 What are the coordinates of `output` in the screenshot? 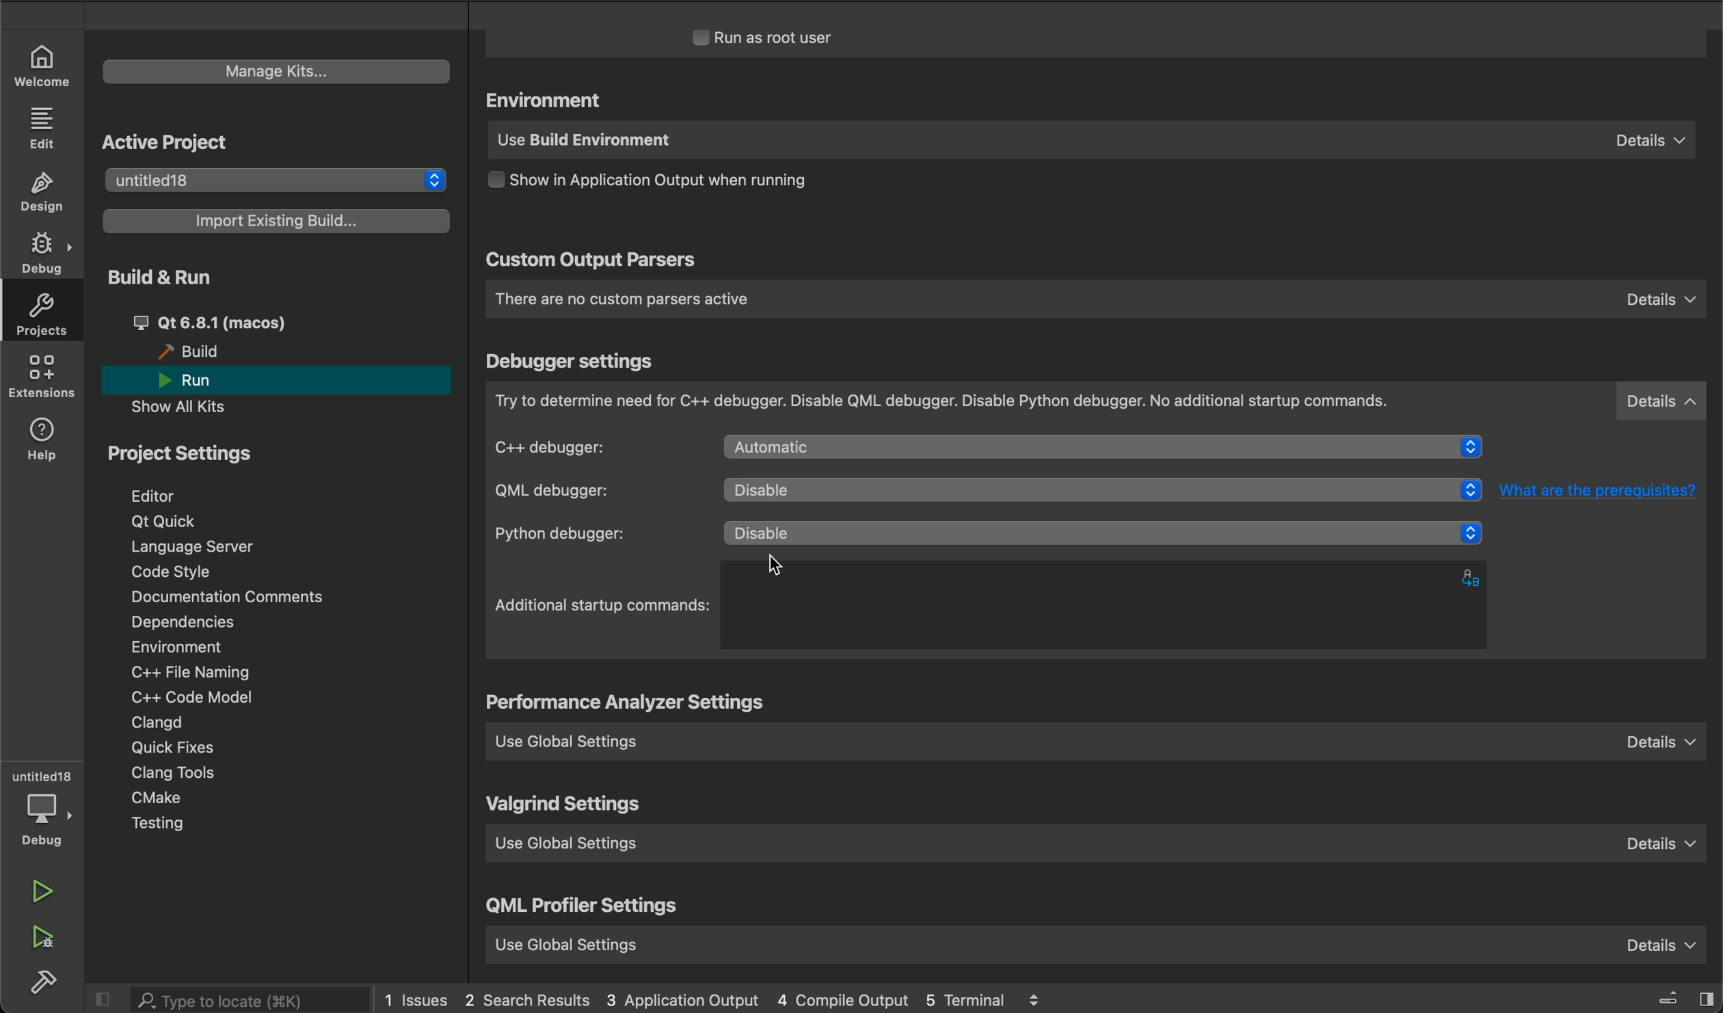 It's located at (671, 184).